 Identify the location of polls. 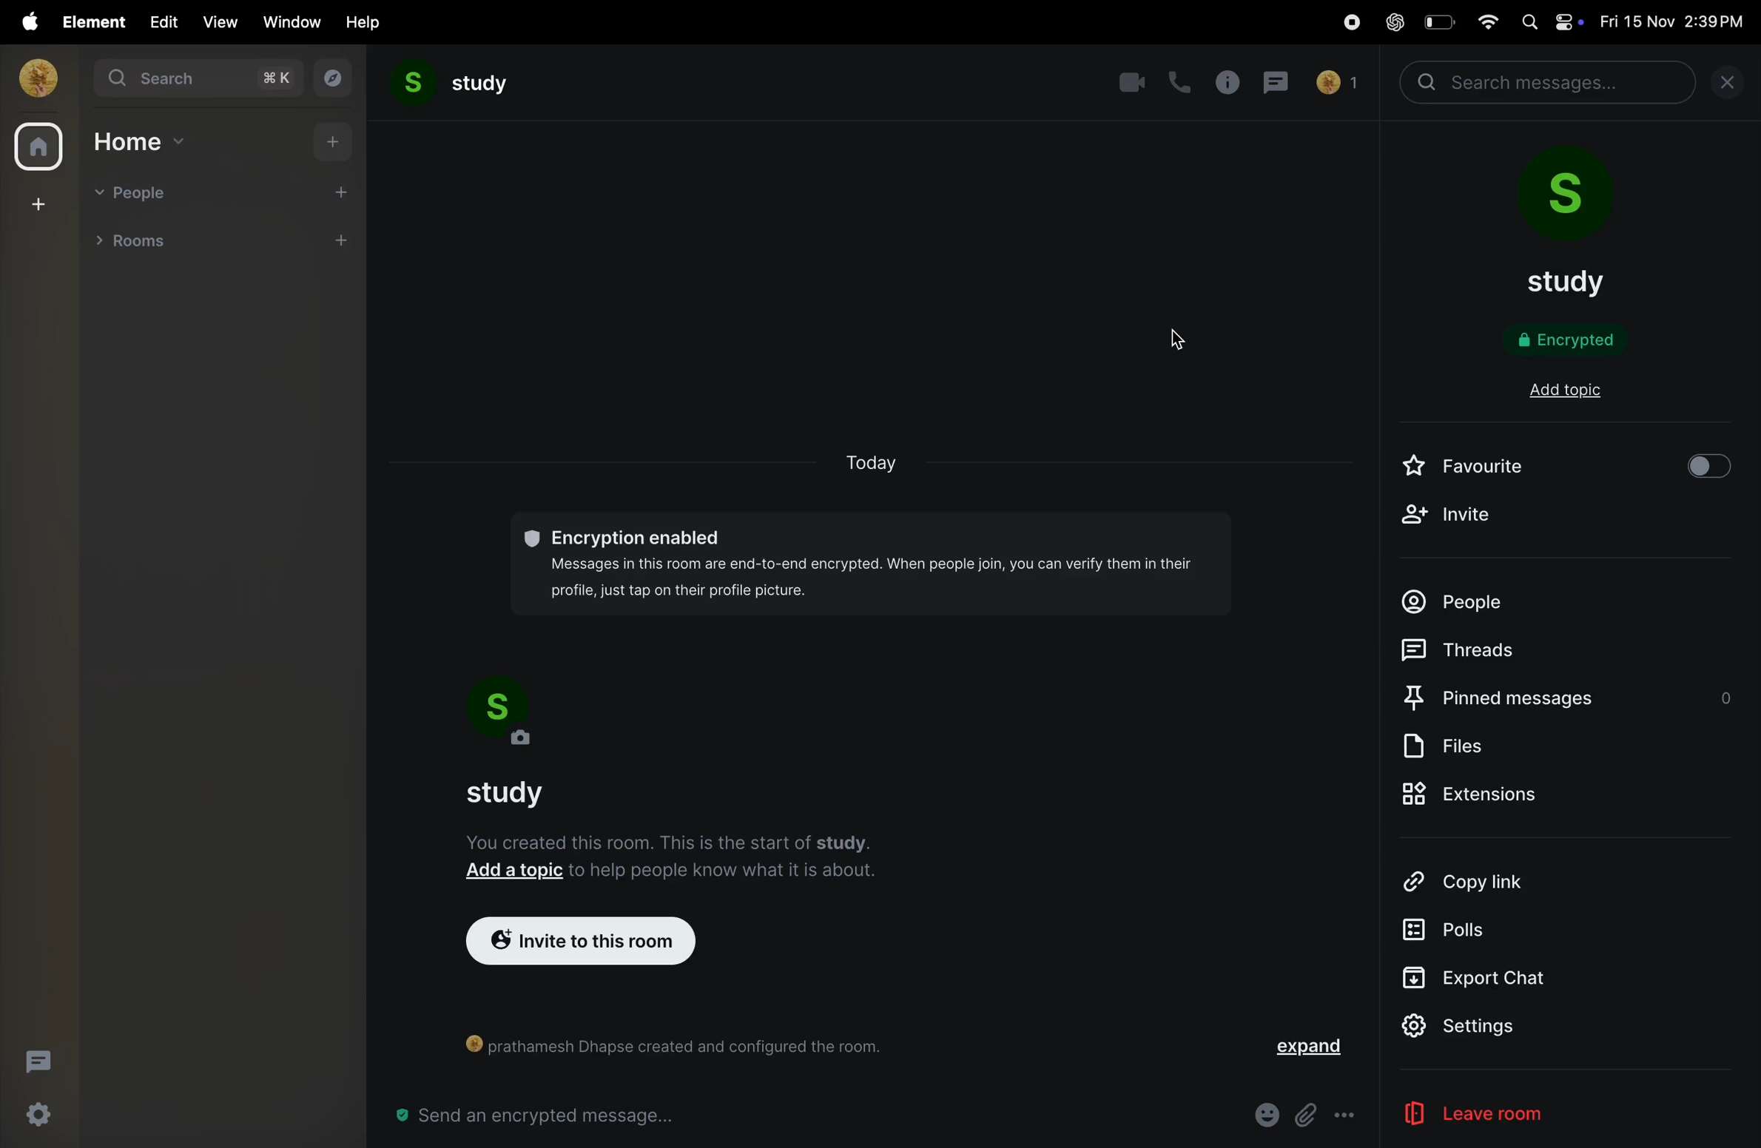
(1460, 928).